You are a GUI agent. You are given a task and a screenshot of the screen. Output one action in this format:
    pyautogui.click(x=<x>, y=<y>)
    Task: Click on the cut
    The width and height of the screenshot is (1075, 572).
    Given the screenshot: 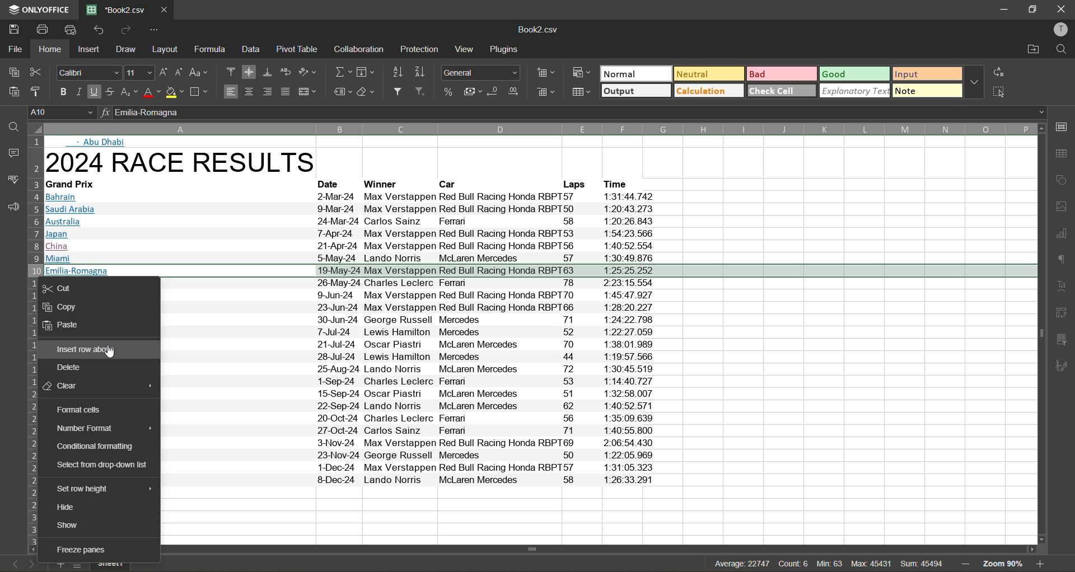 What is the action you would take?
    pyautogui.click(x=65, y=287)
    